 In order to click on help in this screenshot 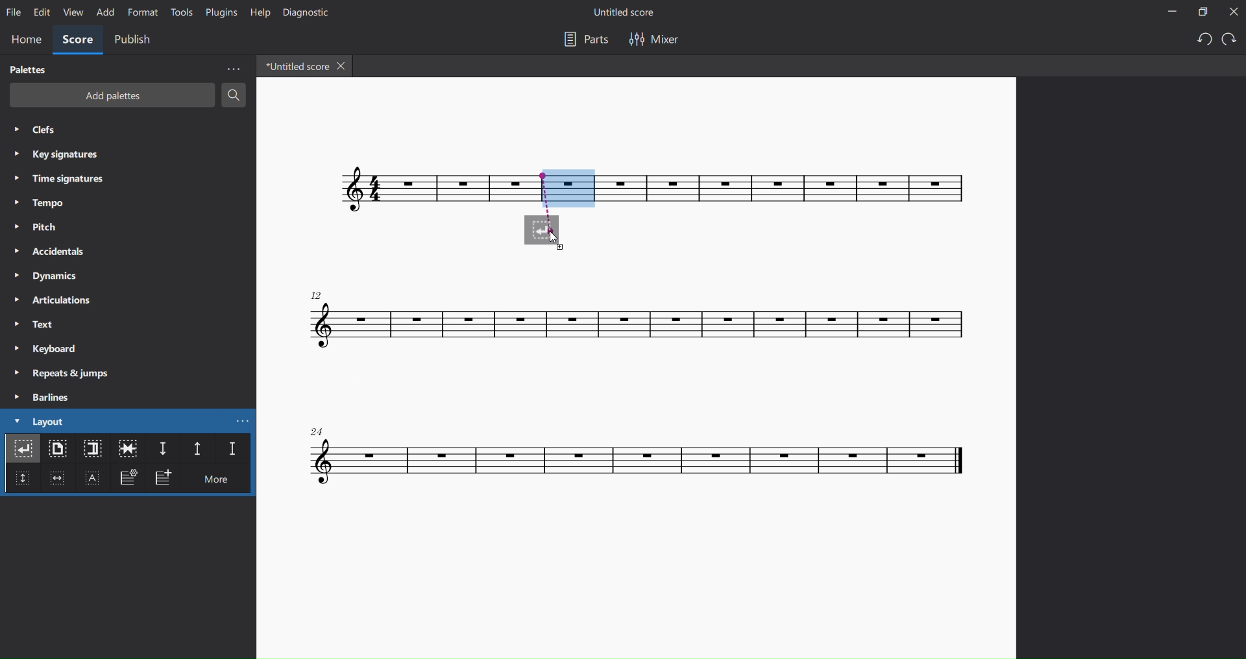, I will do `click(258, 12)`.